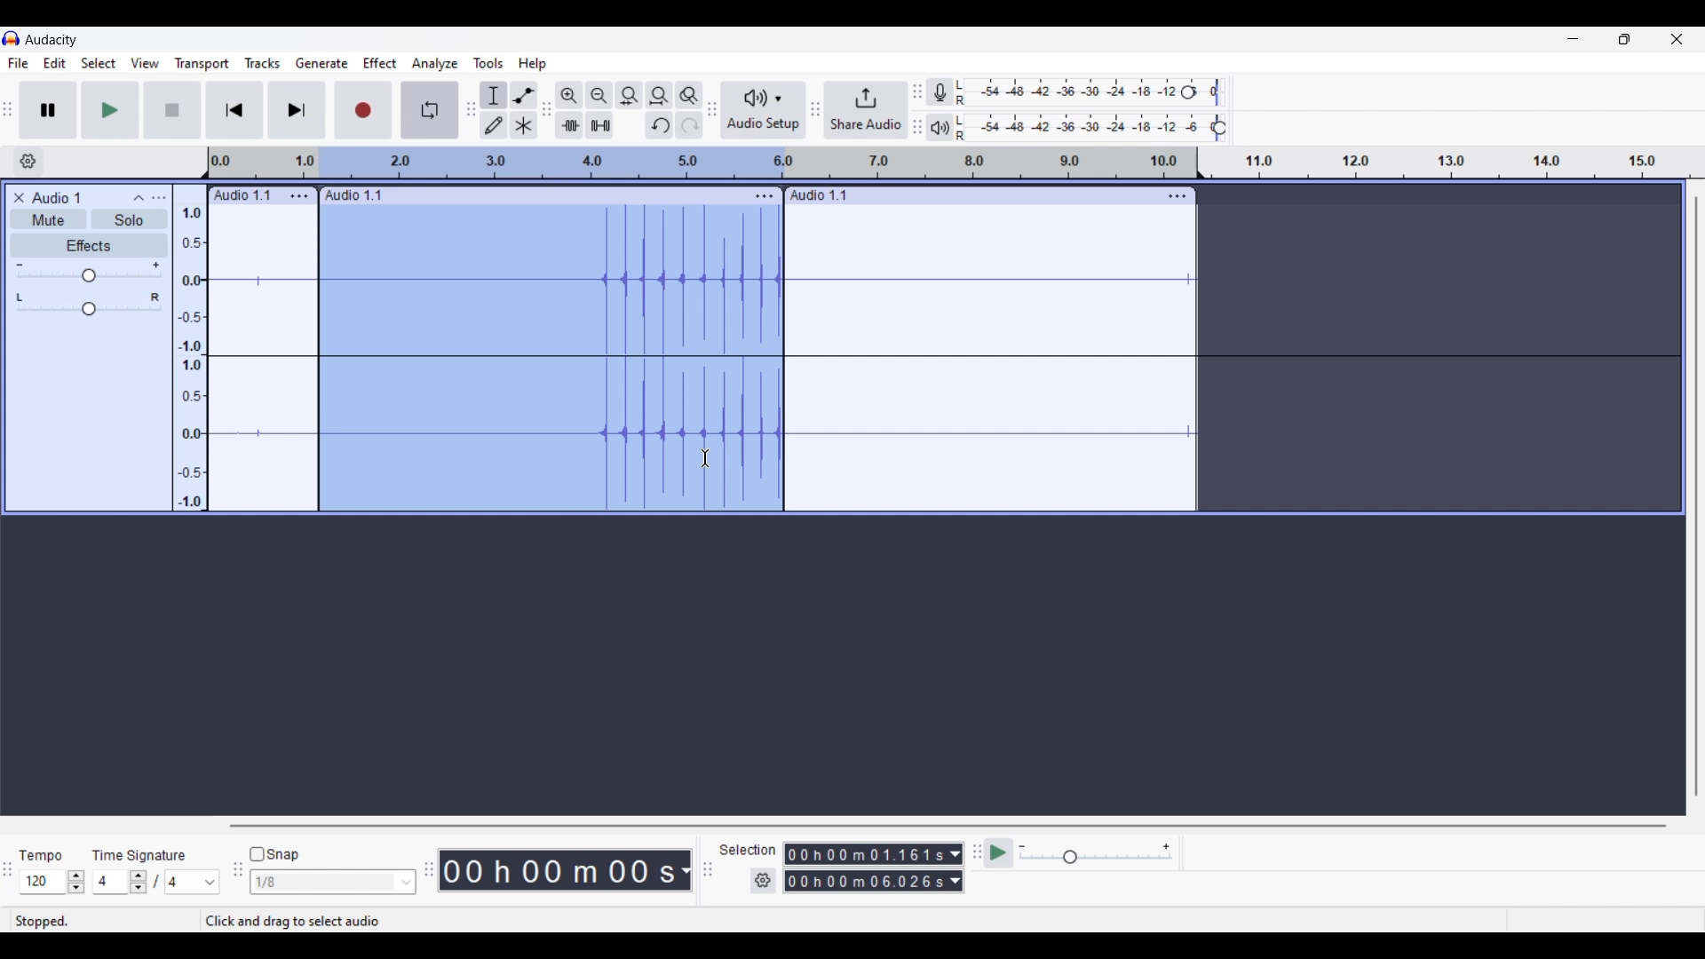 The image size is (1705, 959). I want to click on Analyze menu, so click(435, 64).